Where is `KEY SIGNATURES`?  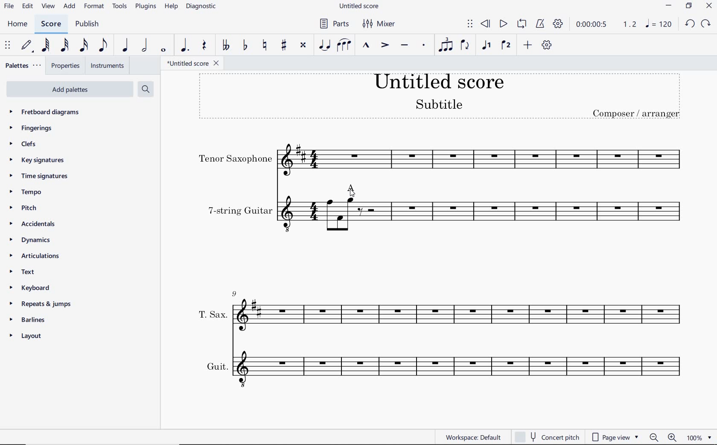
KEY SIGNATURES is located at coordinates (42, 160).